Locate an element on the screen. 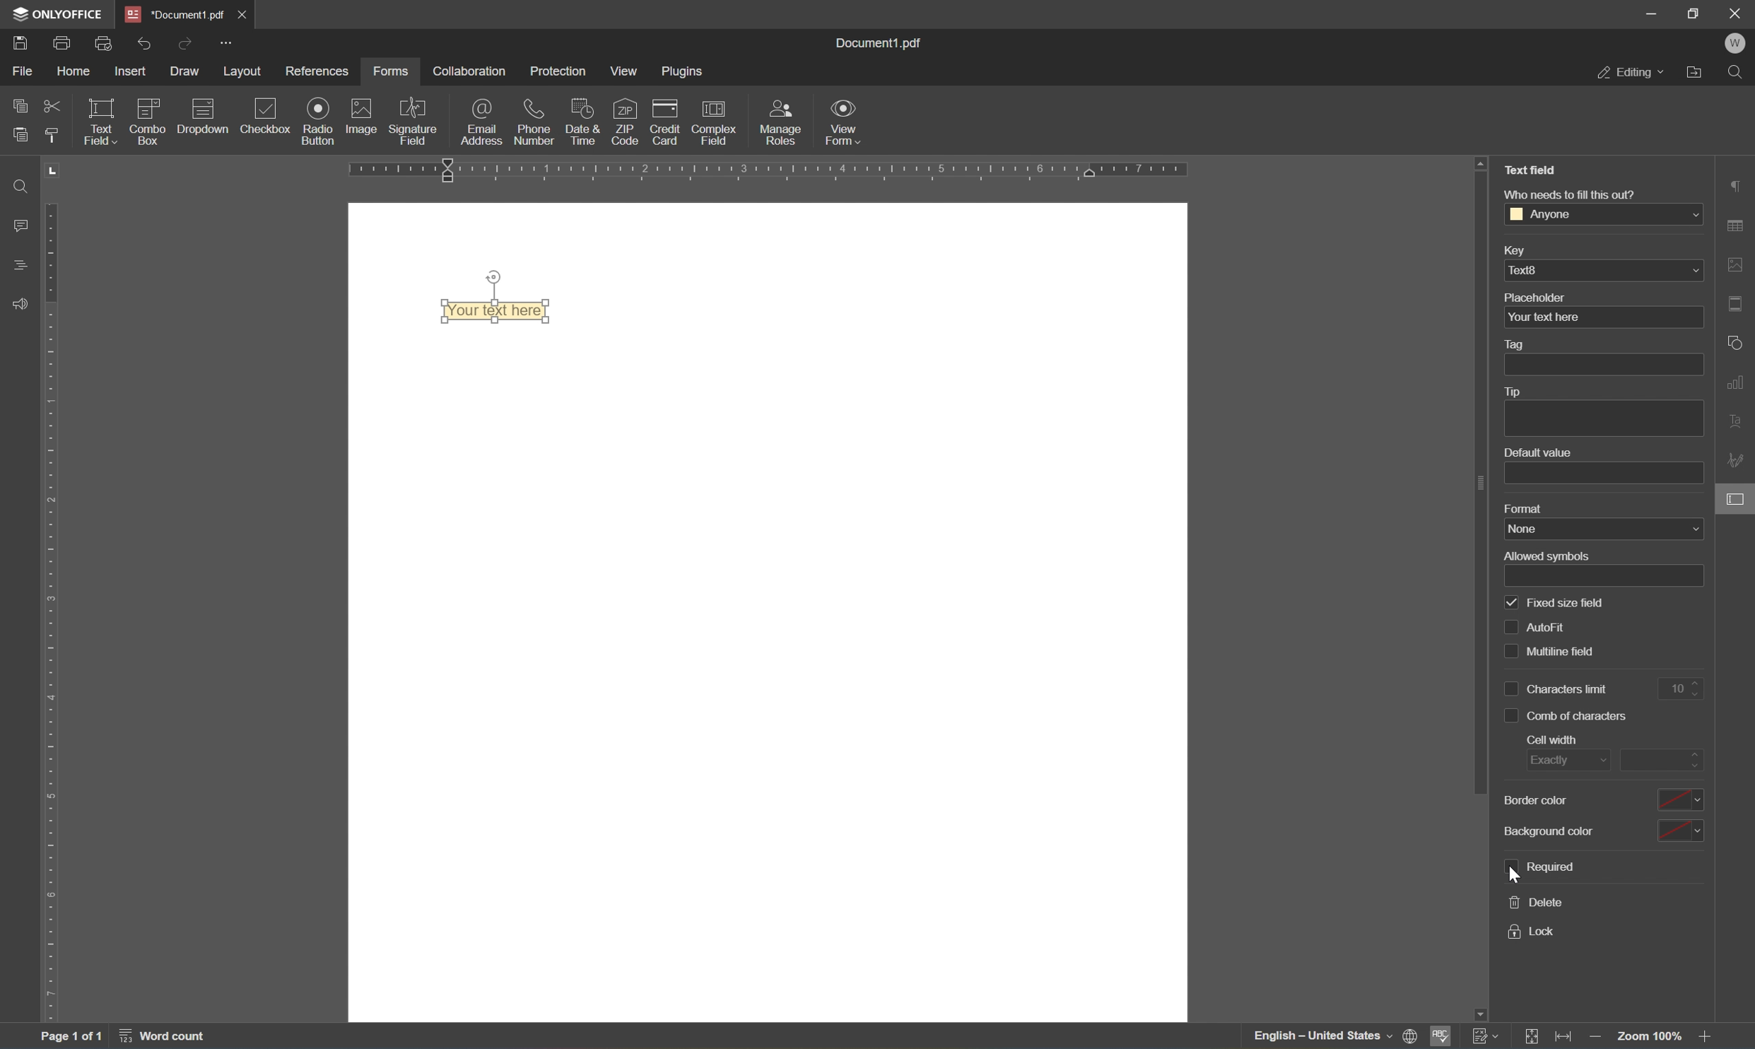  fit to width is located at coordinates (1566, 1038).